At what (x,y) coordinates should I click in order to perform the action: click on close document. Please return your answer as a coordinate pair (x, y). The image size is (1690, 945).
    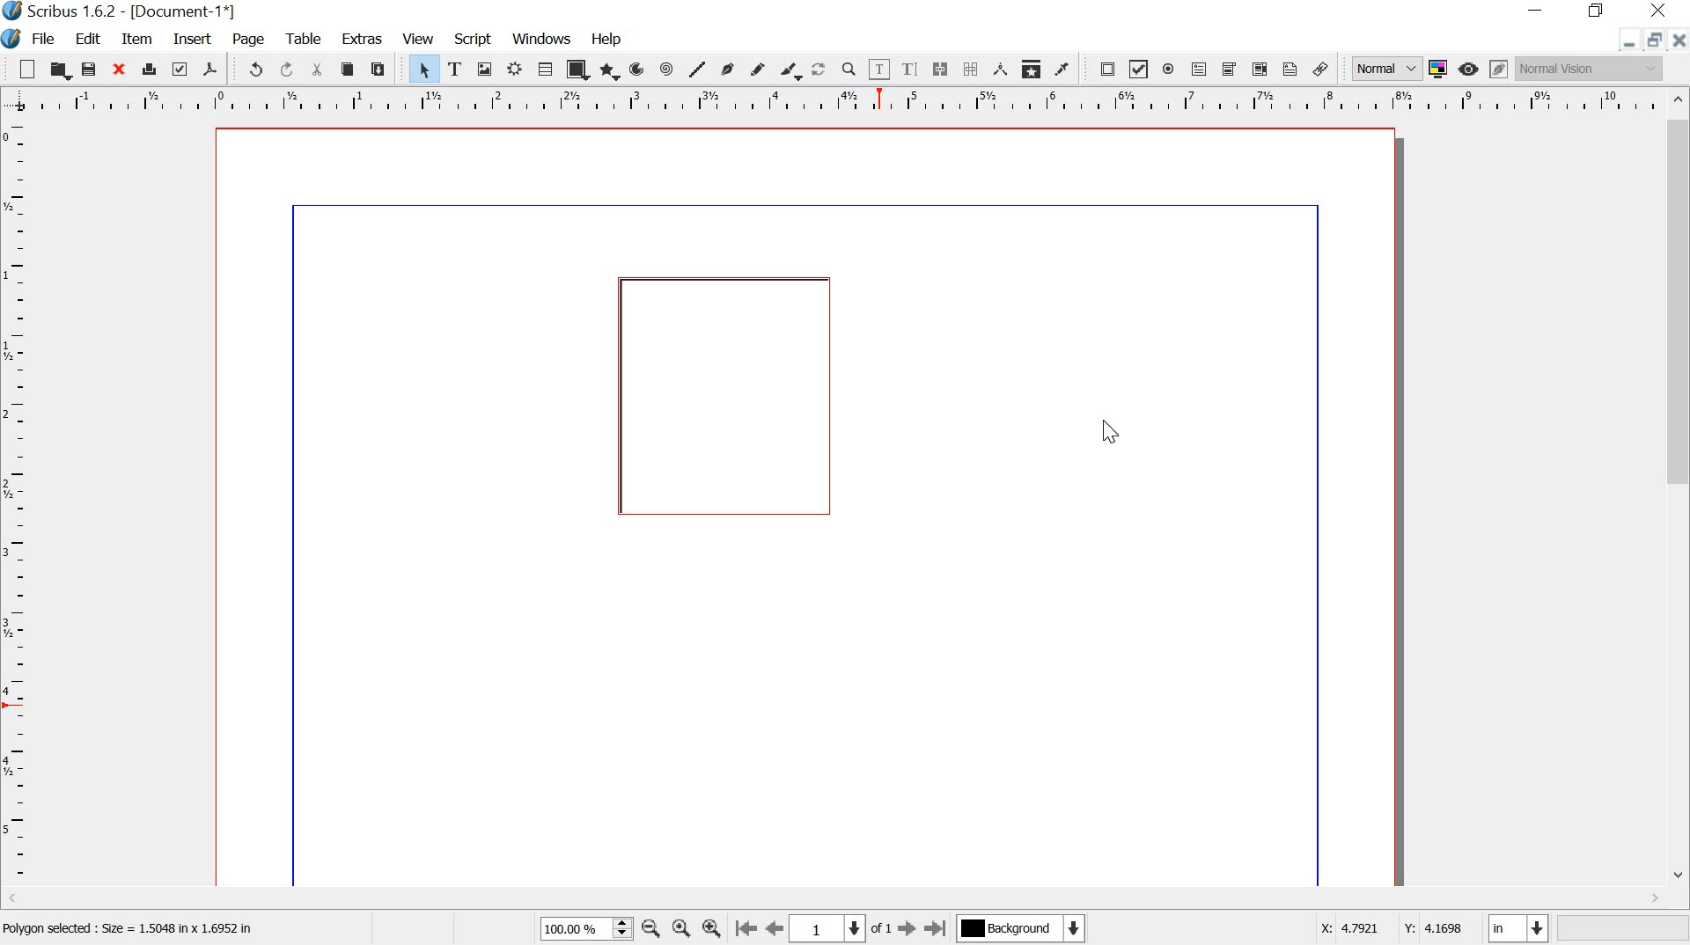
    Looking at the image, I should click on (1678, 40).